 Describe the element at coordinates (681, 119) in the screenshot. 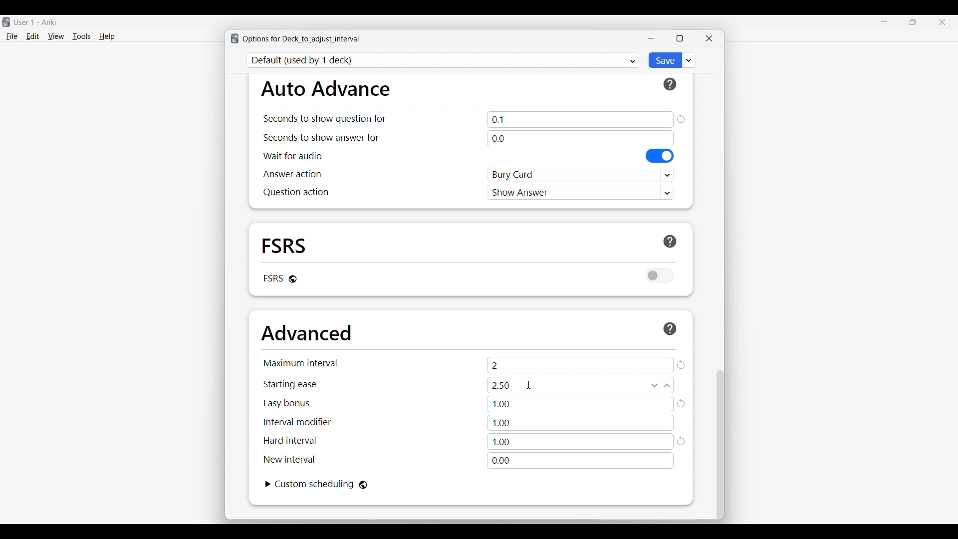

I see `reload` at that location.